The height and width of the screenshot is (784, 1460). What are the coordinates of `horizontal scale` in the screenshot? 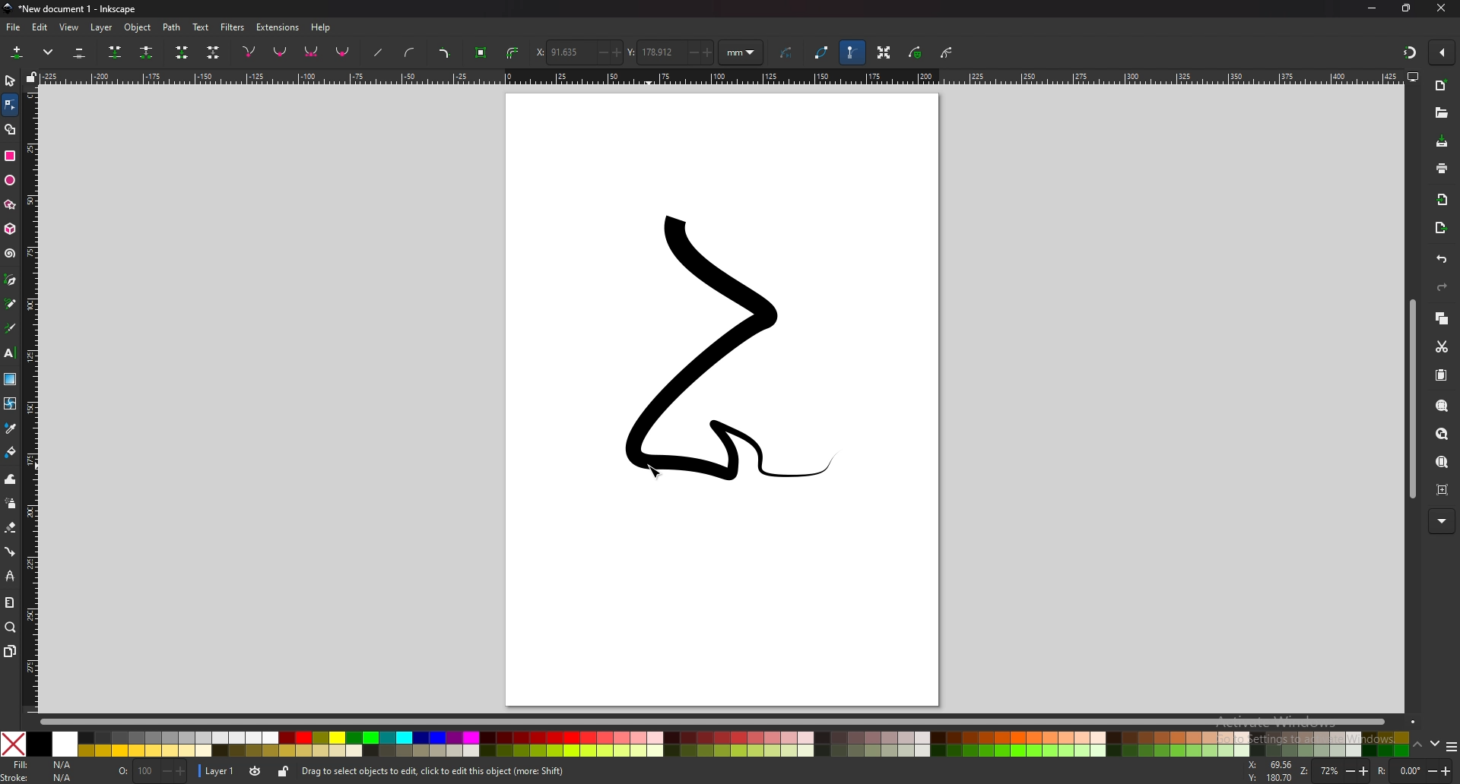 It's located at (719, 77).